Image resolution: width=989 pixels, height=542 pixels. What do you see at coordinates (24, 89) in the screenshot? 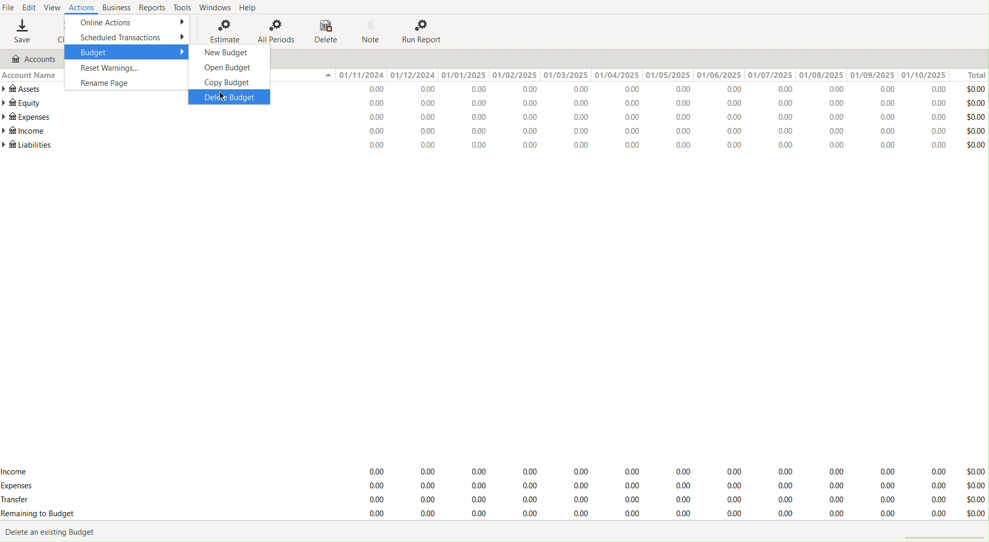
I see `Assets` at bounding box center [24, 89].